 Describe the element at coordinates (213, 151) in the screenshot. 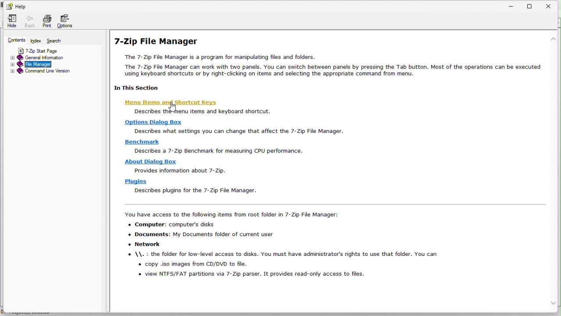

I see `Describes a 7 zip benchmark for measuring CPU performance` at that location.